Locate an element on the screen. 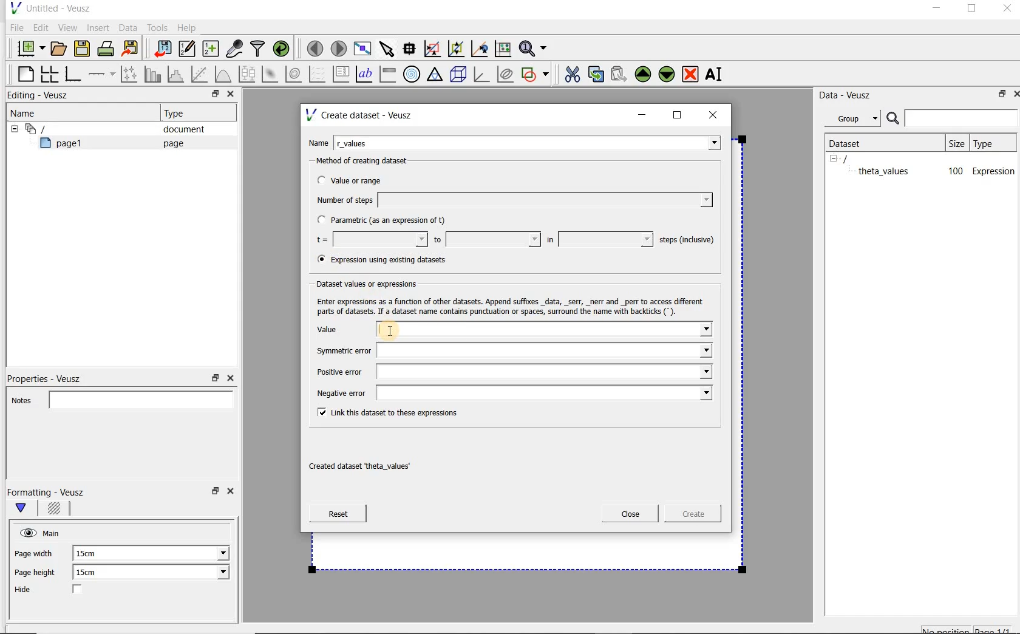  plot key is located at coordinates (342, 74).